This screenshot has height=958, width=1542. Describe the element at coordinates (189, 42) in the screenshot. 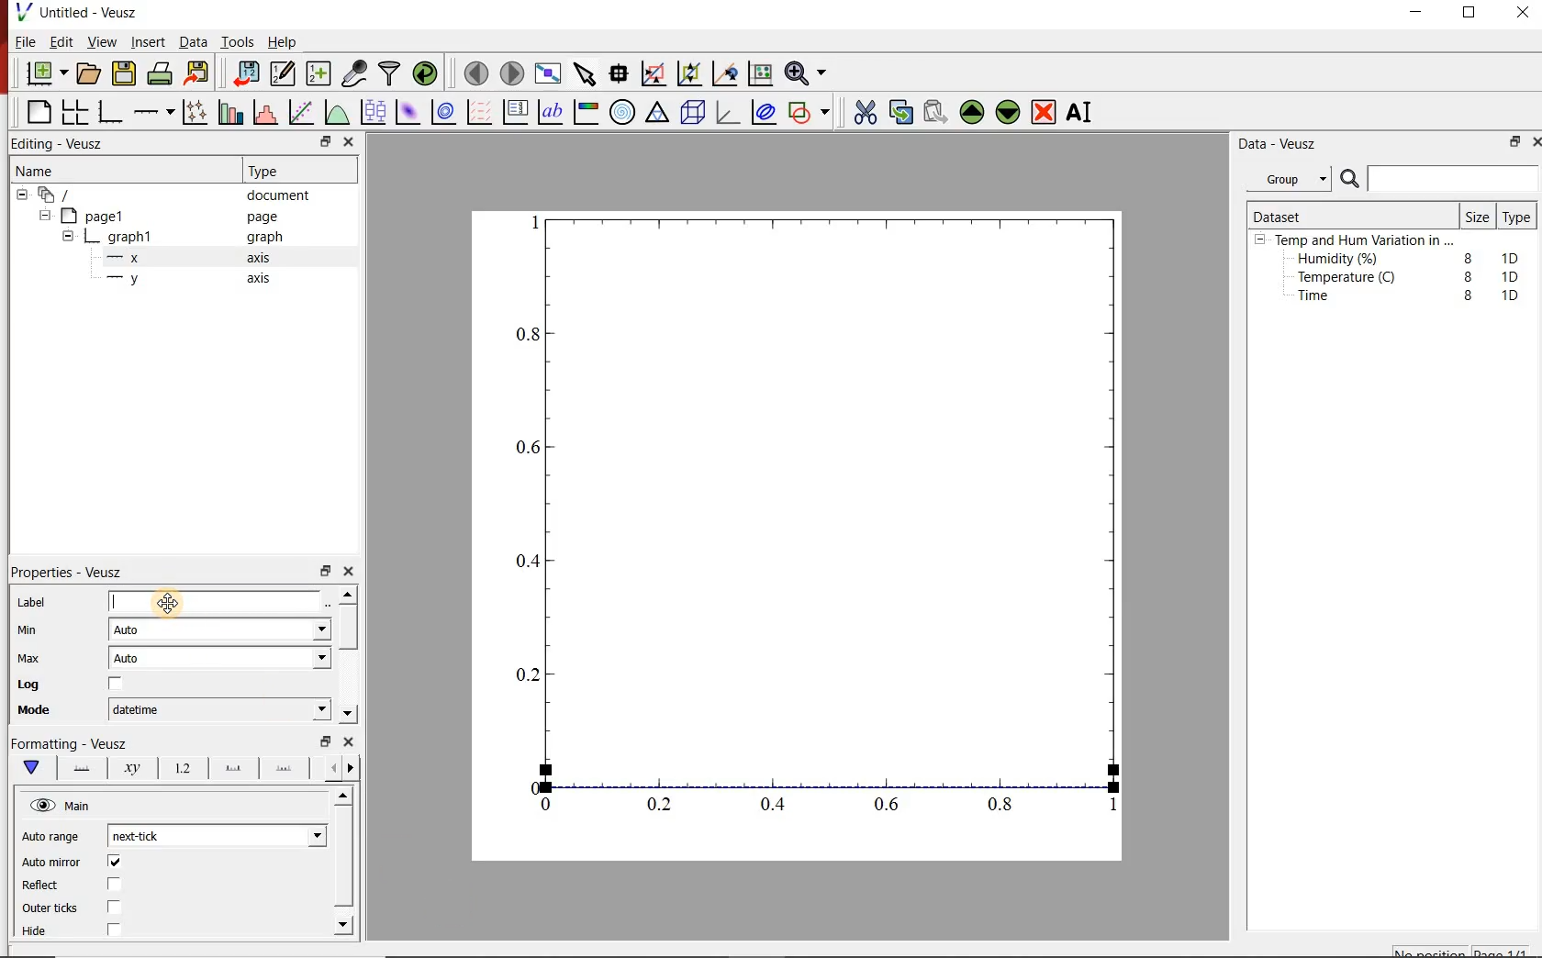

I see `Data` at that location.